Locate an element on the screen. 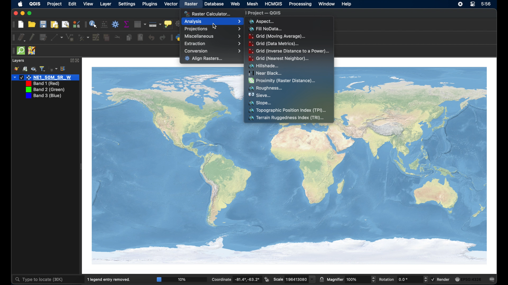 This screenshot has width=508, height=285. python console is located at coordinates (178, 37).